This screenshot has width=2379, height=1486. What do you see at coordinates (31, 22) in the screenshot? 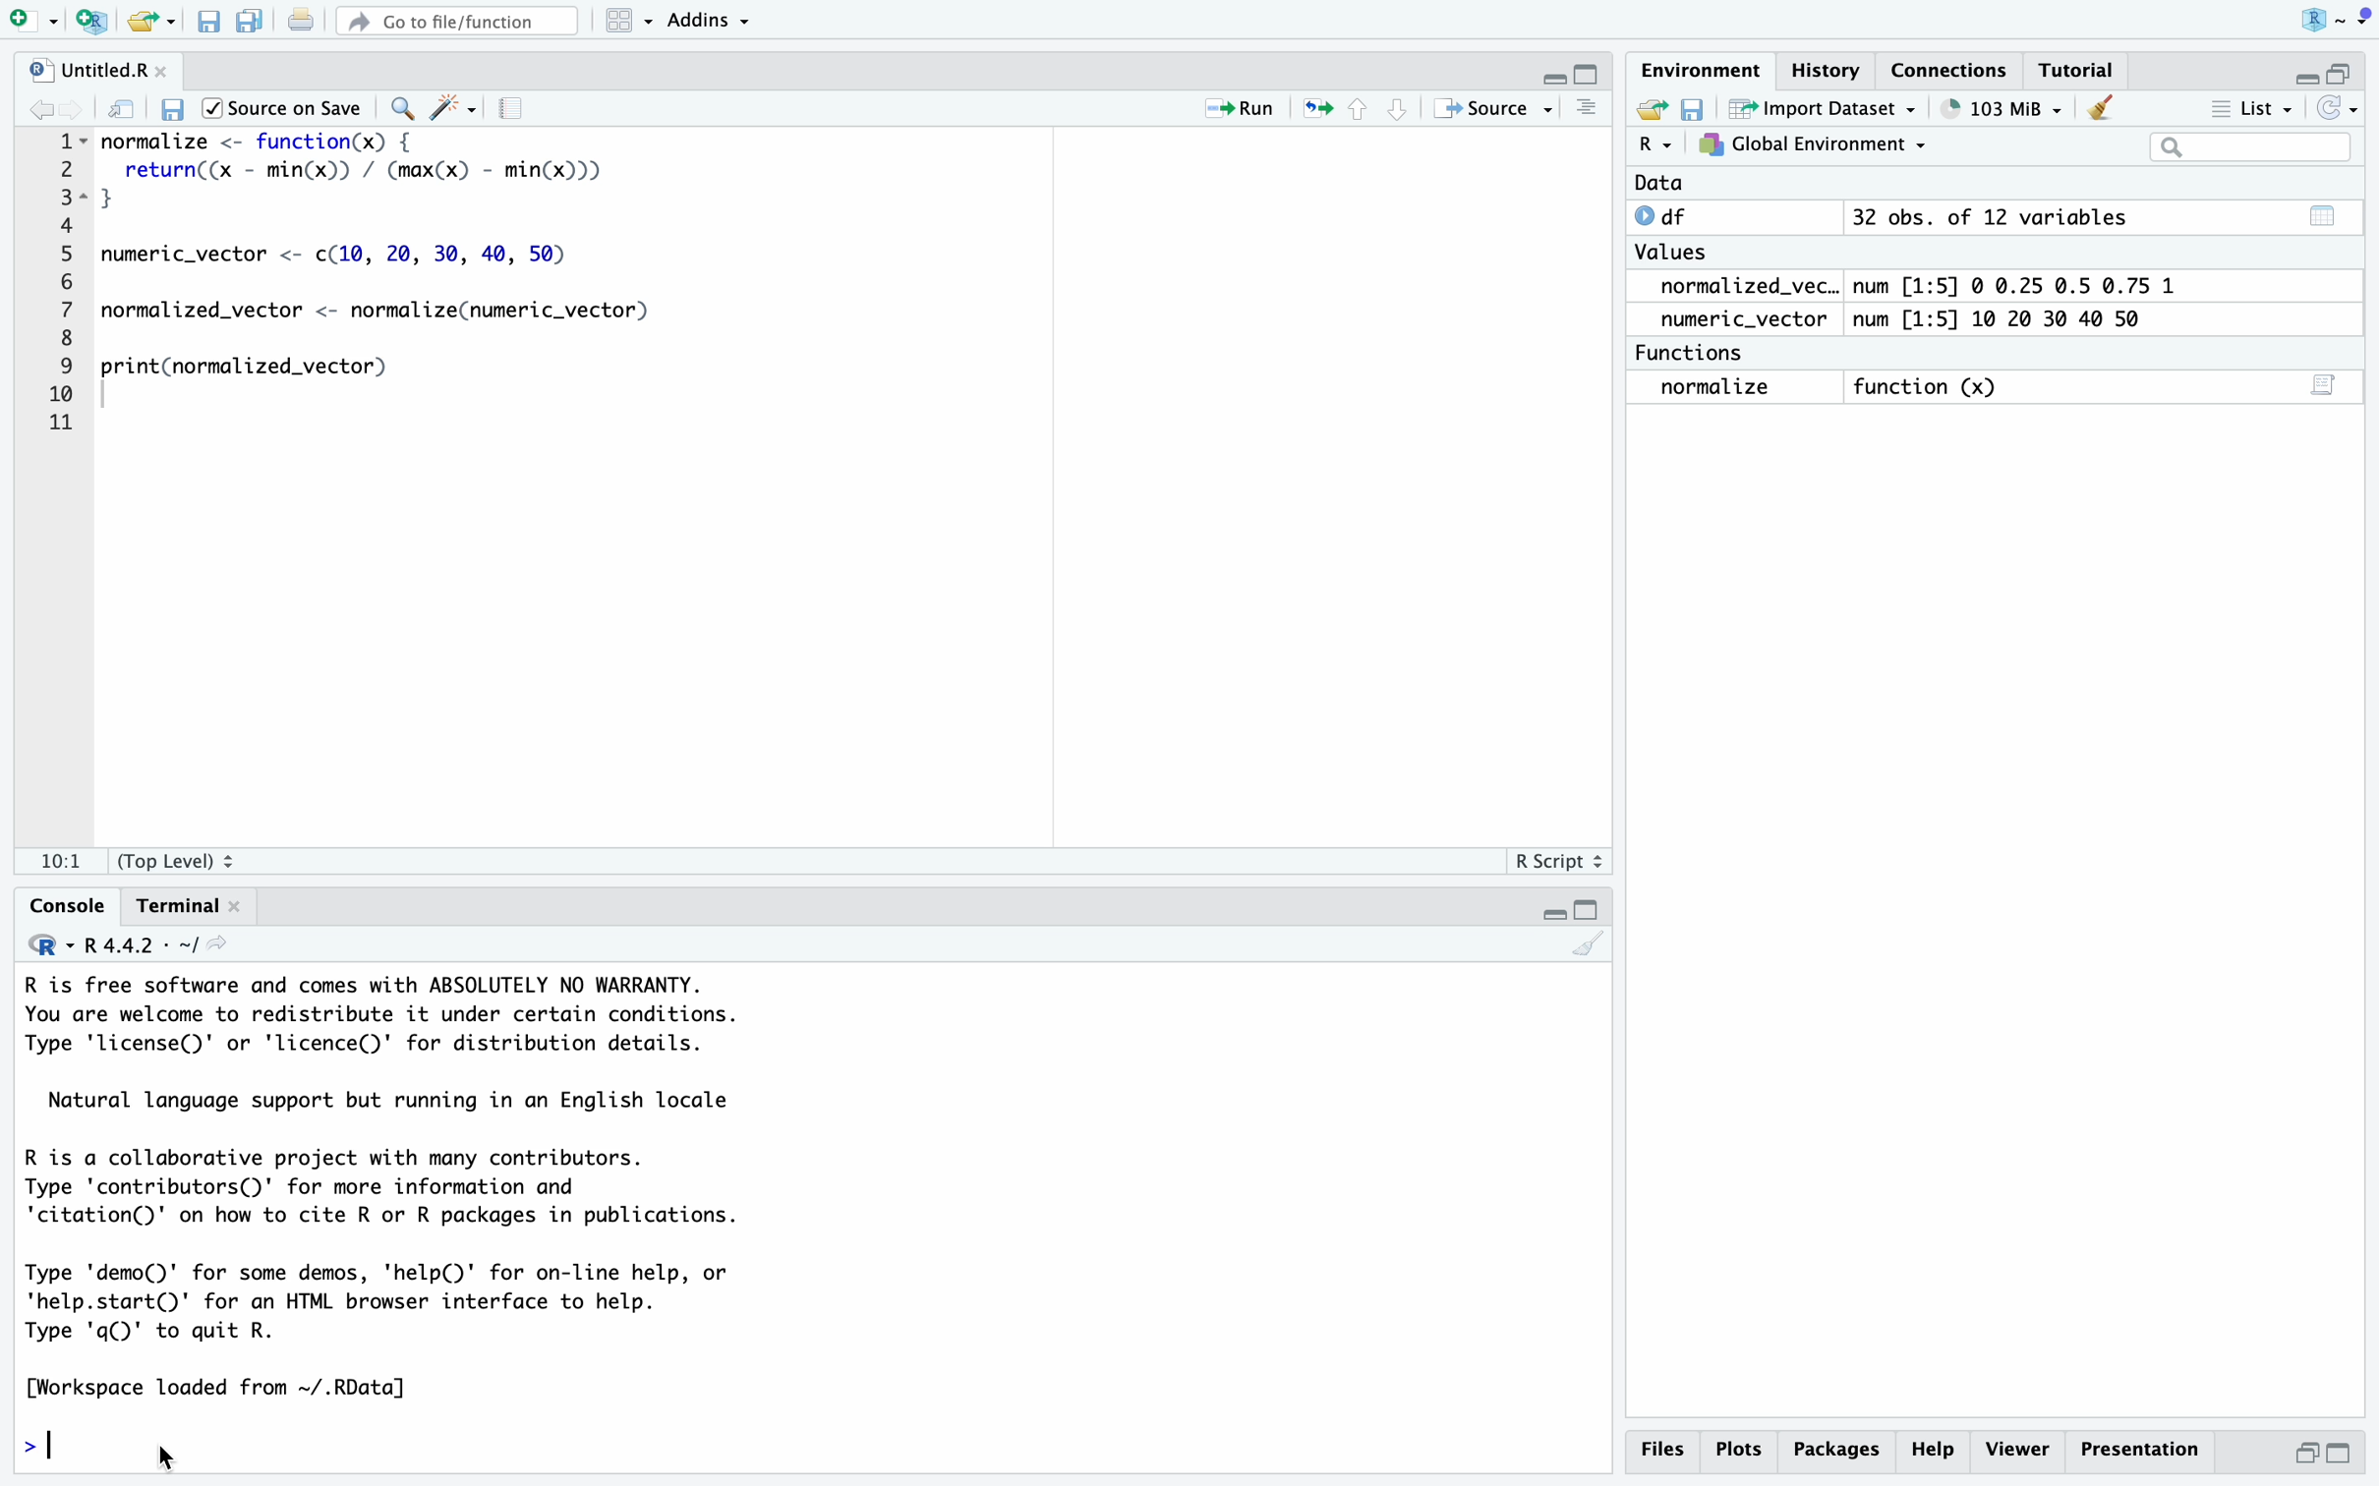
I see `New File` at bounding box center [31, 22].